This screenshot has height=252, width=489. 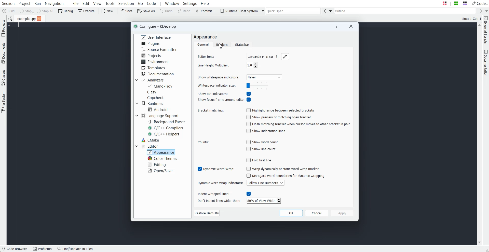 What do you see at coordinates (210, 110) in the screenshot?
I see `Bracket matching` at bounding box center [210, 110].